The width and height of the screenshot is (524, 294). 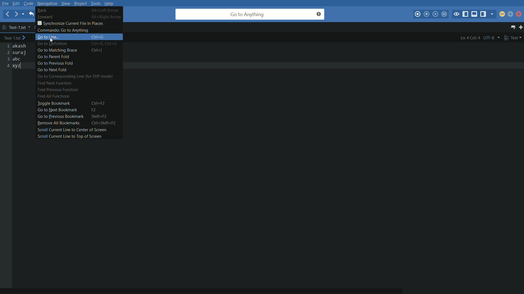 I want to click on go to line, so click(x=47, y=37).